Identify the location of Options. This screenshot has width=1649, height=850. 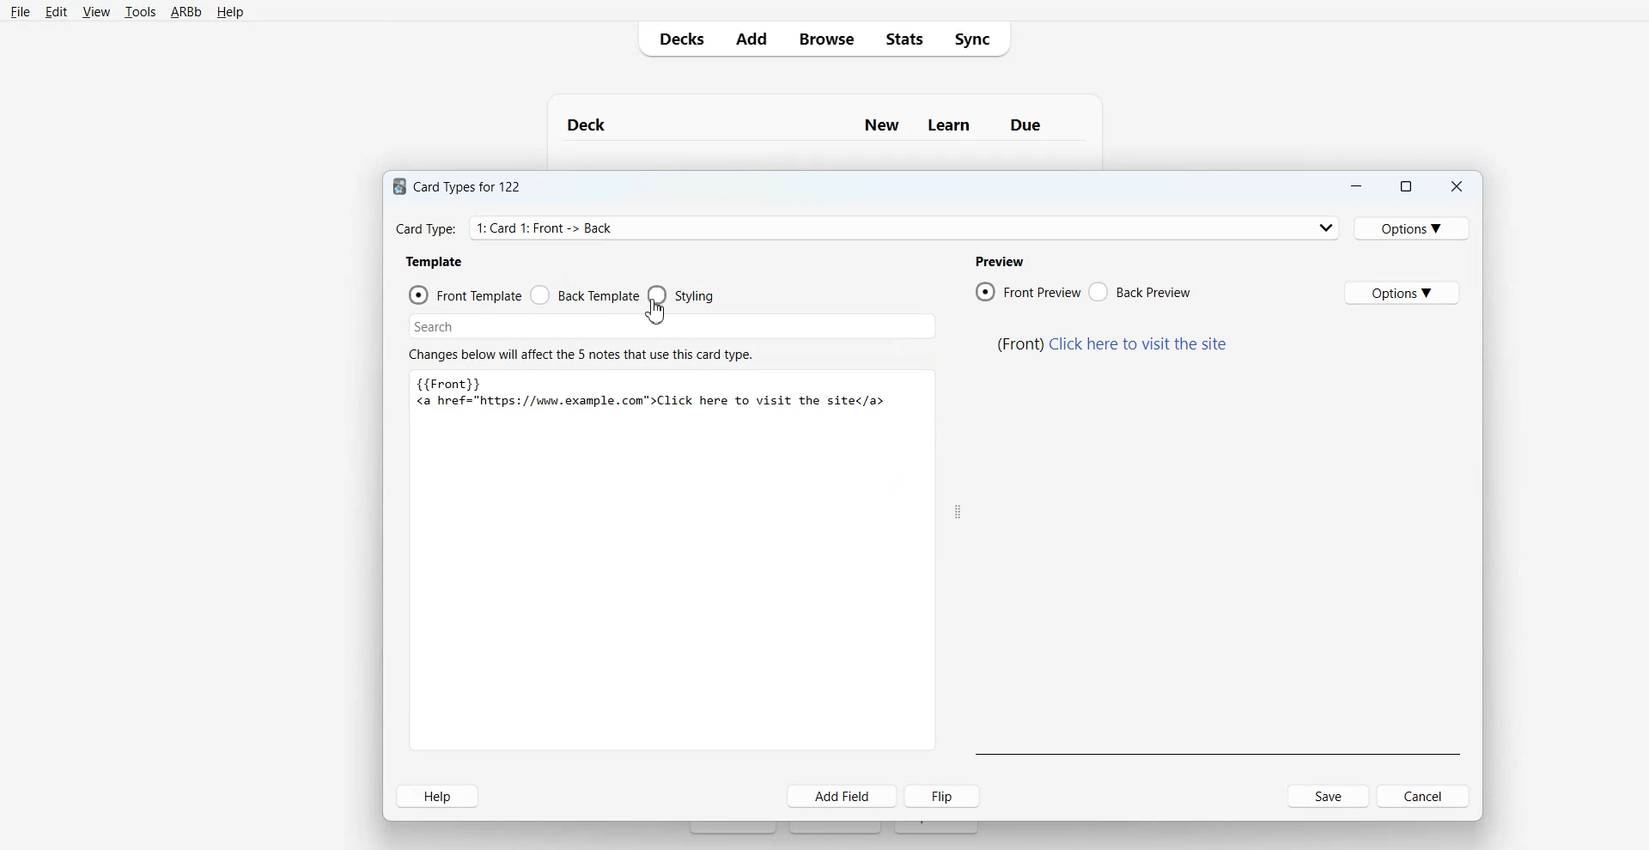
(1411, 228).